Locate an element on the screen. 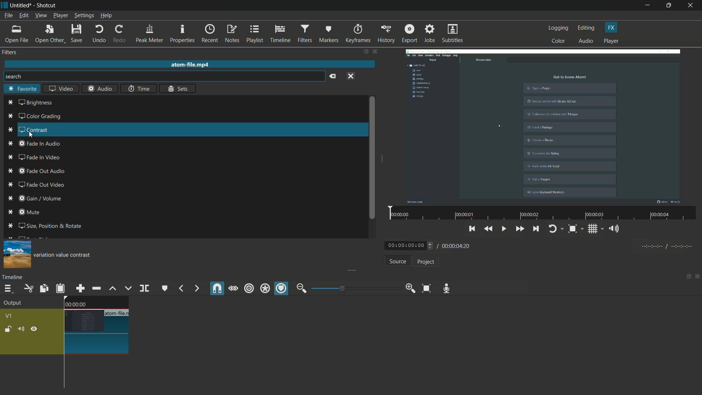  video is located at coordinates (543, 125).